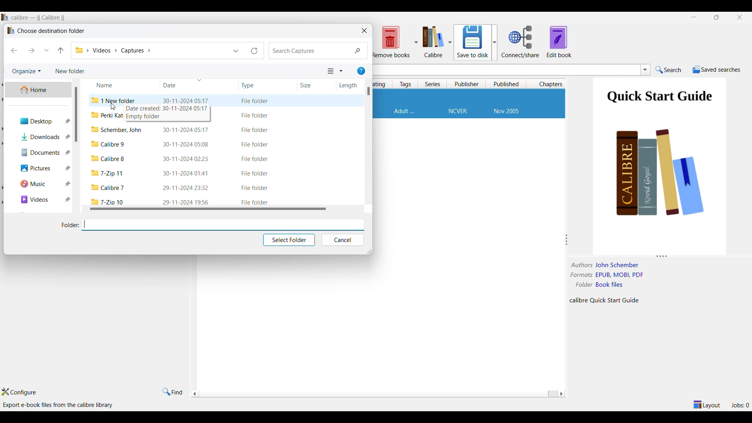 This screenshot has width=752, height=423. What do you see at coordinates (236, 51) in the screenshot?
I see `List of folder options` at bounding box center [236, 51].